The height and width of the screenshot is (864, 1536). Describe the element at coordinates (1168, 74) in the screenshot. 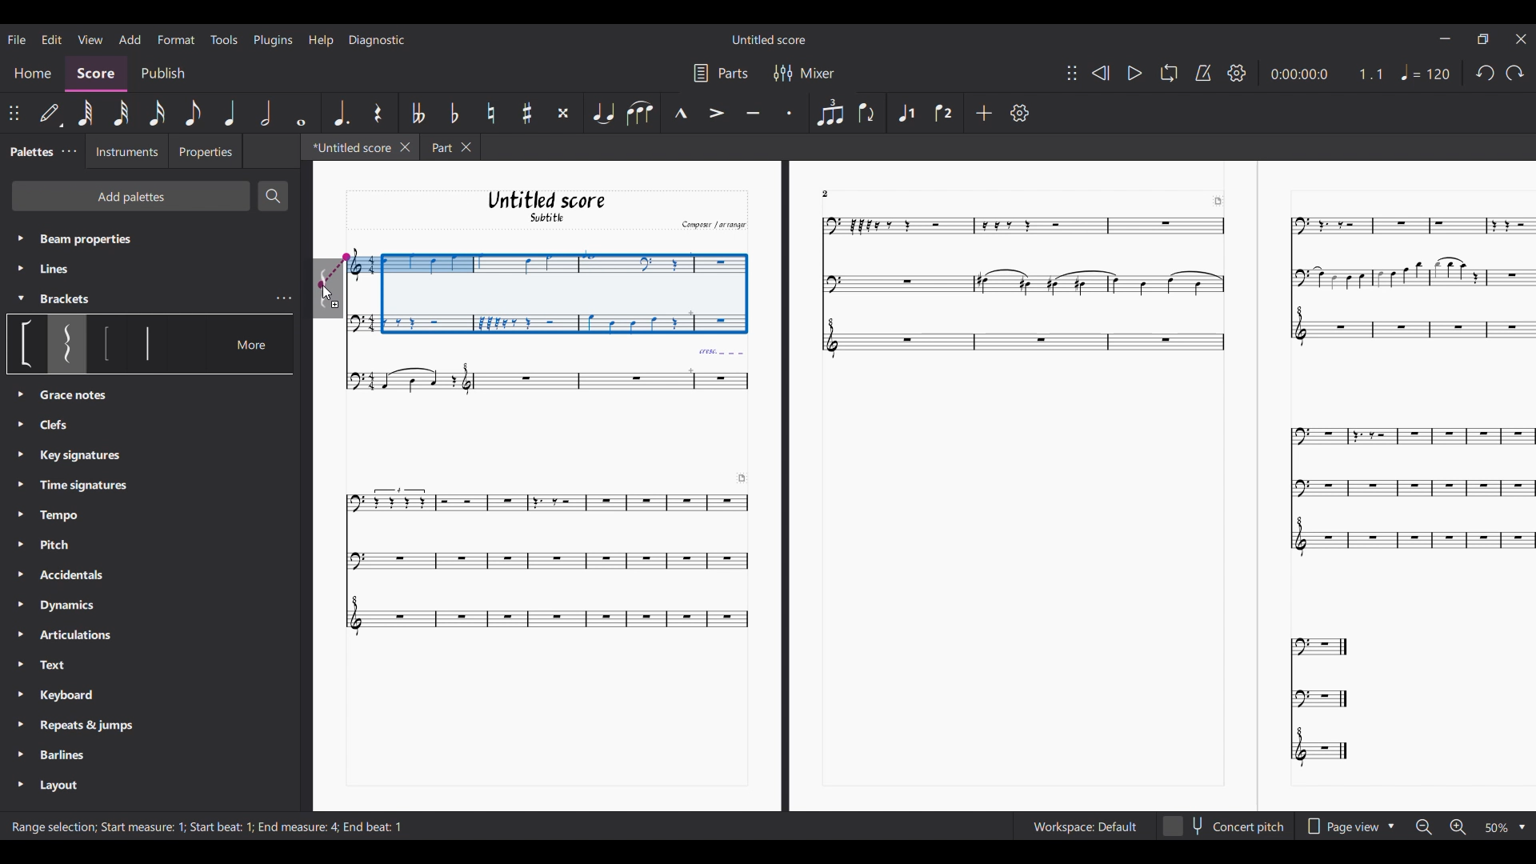

I see `Loop playback` at that location.